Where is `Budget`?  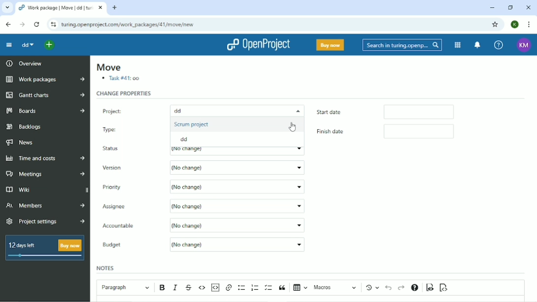
Budget is located at coordinates (114, 245).